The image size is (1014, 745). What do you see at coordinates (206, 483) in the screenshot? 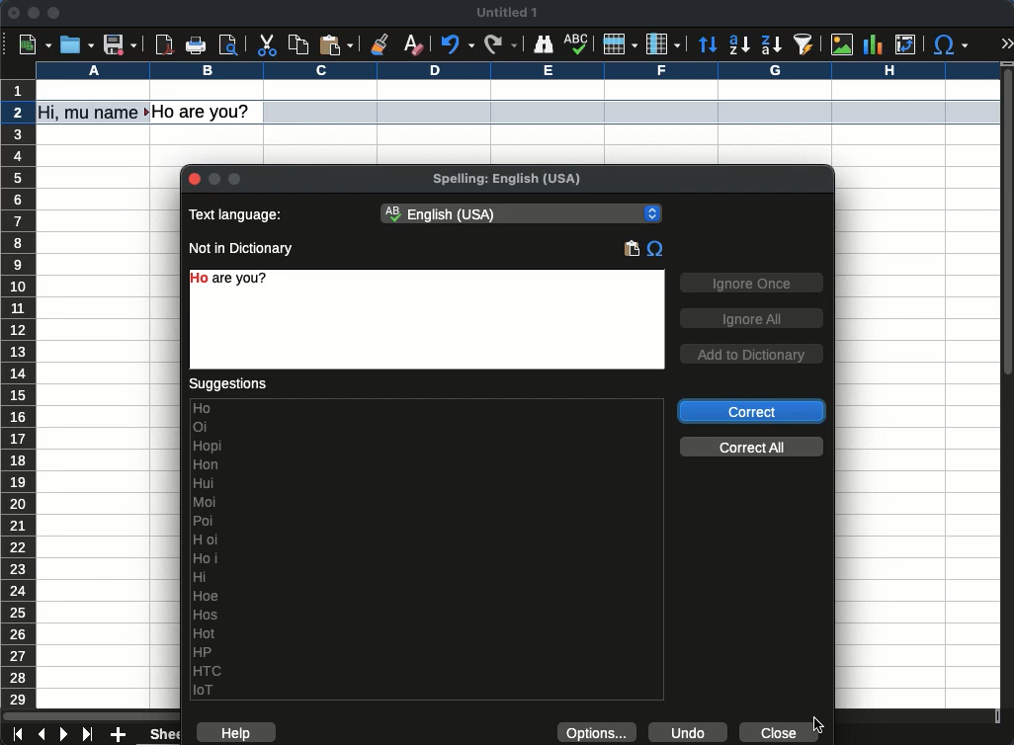
I see `Hui` at bounding box center [206, 483].